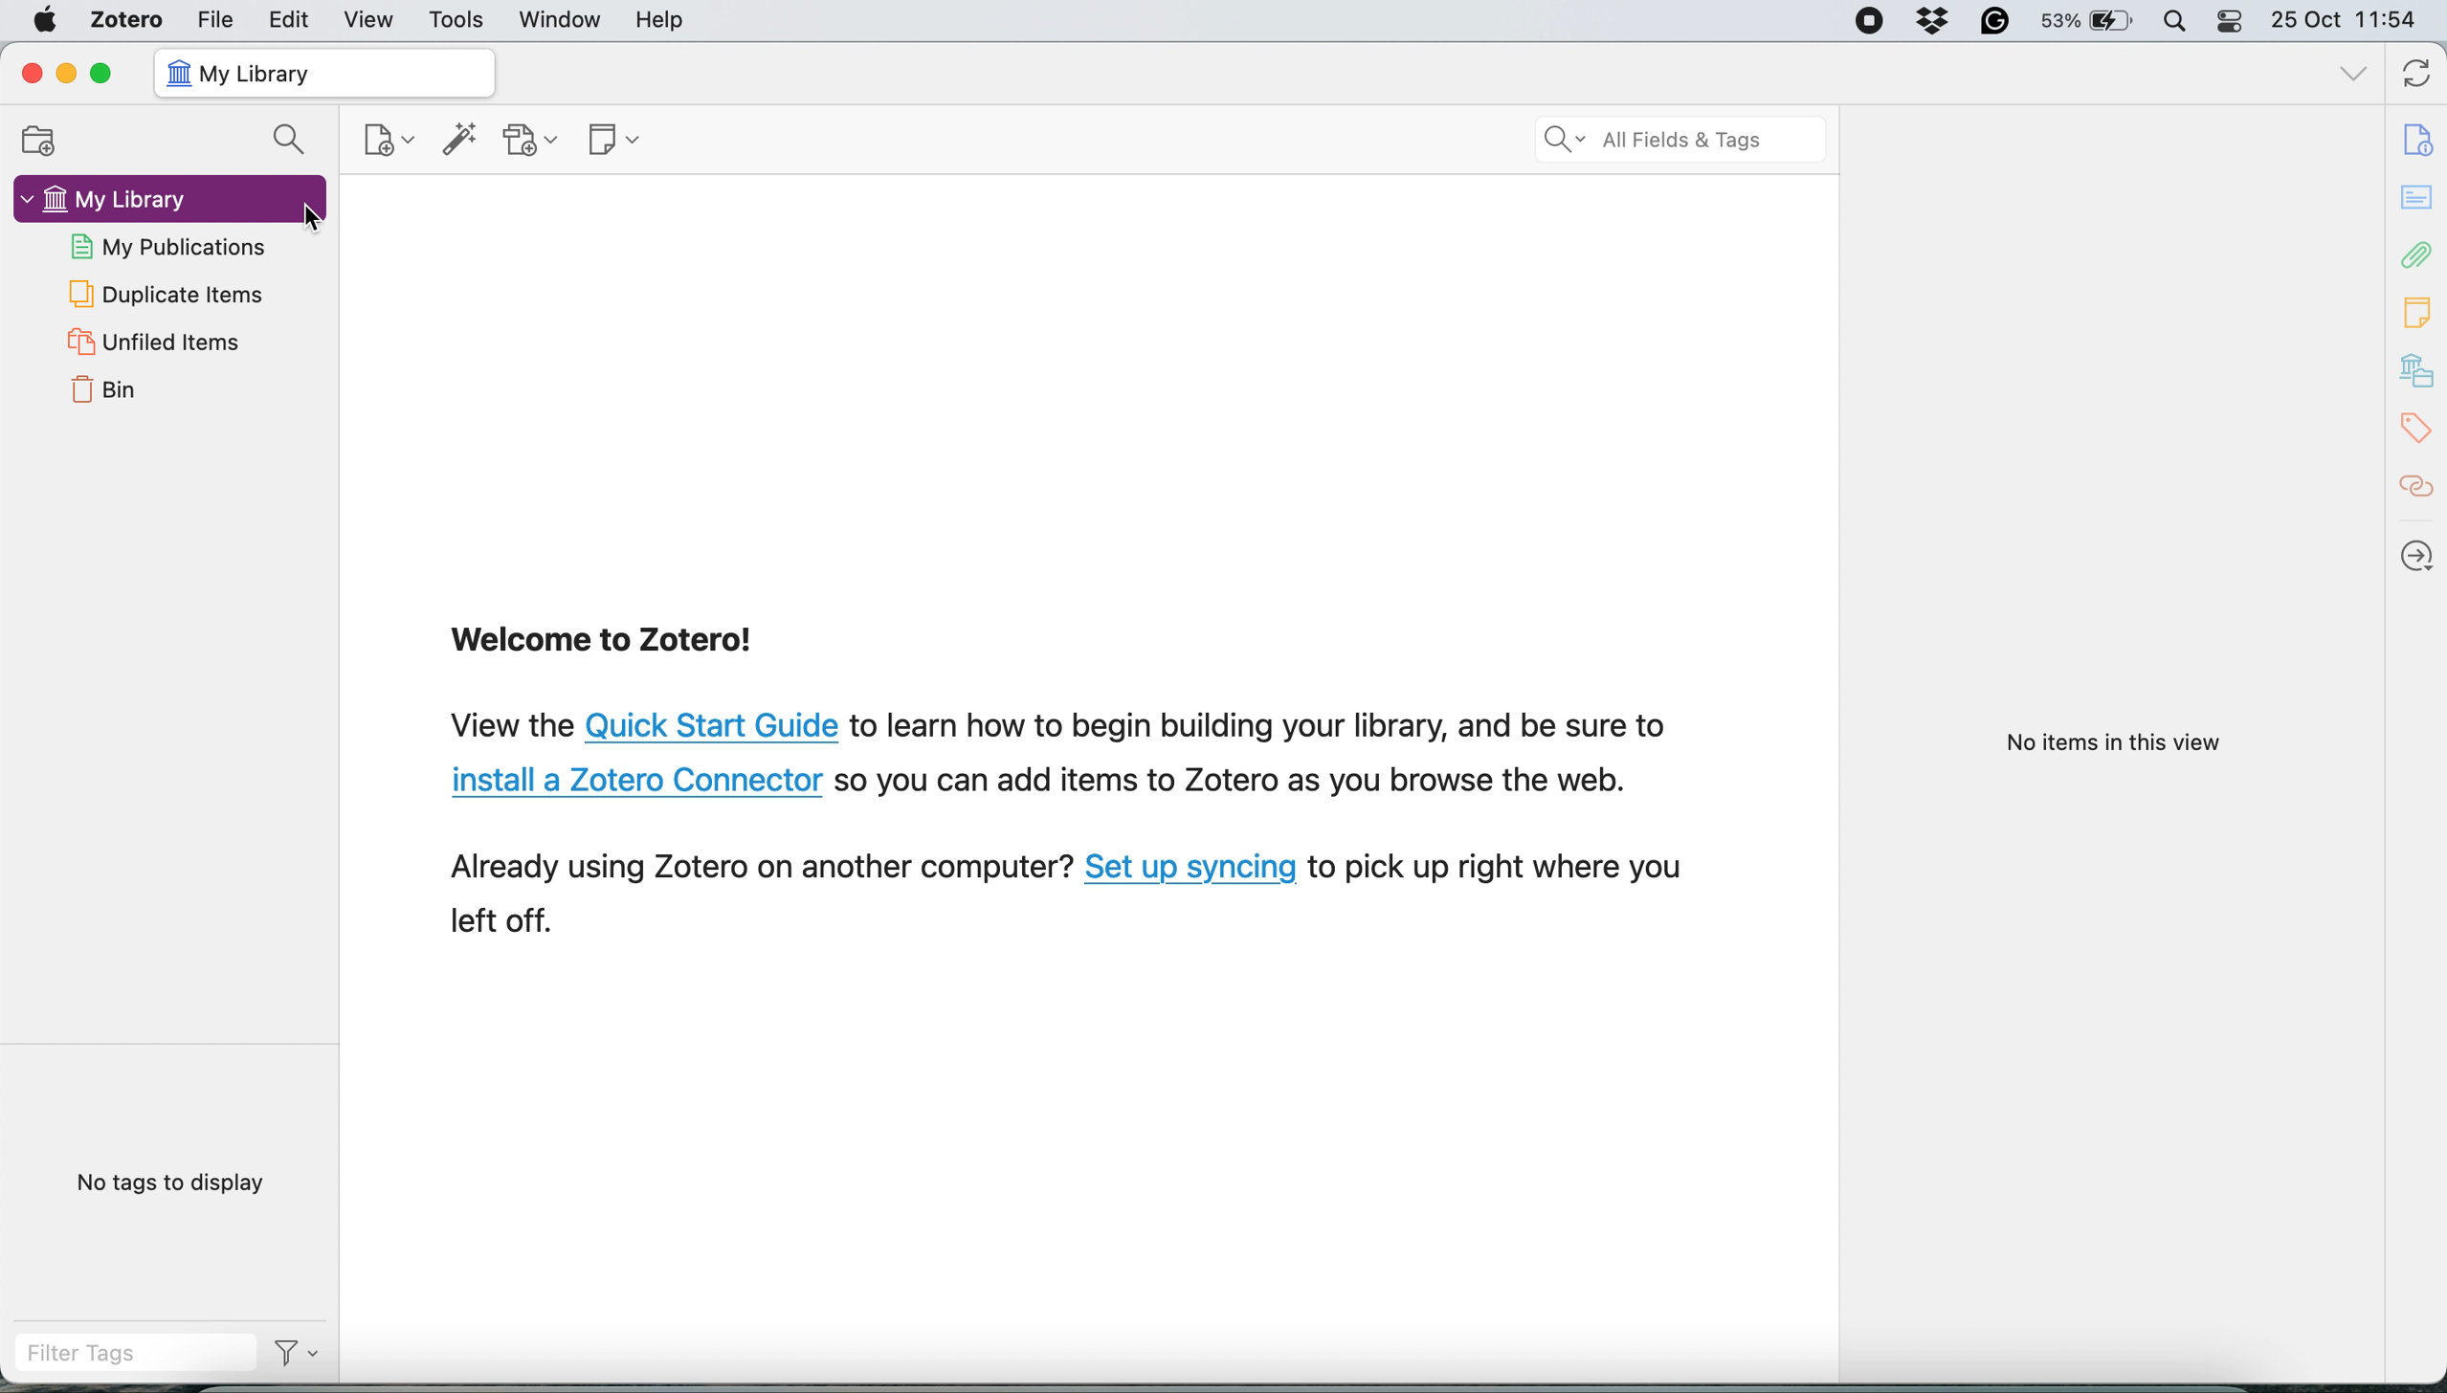 The width and height of the screenshot is (2447, 1393). Describe the element at coordinates (69, 74) in the screenshot. I see `minimise` at that location.